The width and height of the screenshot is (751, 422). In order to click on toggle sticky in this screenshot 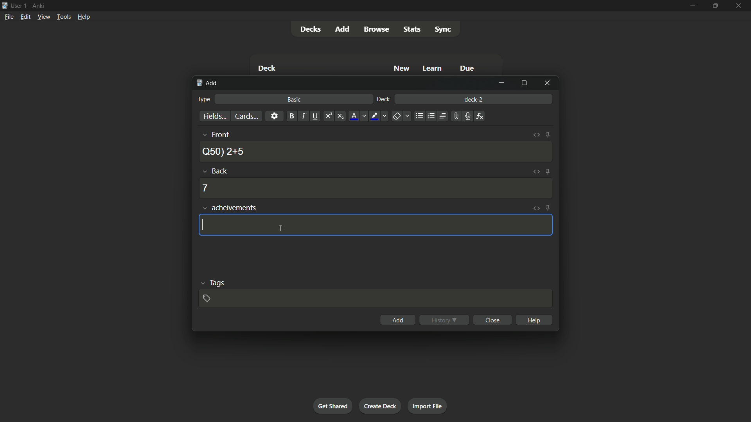, I will do `click(548, 136)`.